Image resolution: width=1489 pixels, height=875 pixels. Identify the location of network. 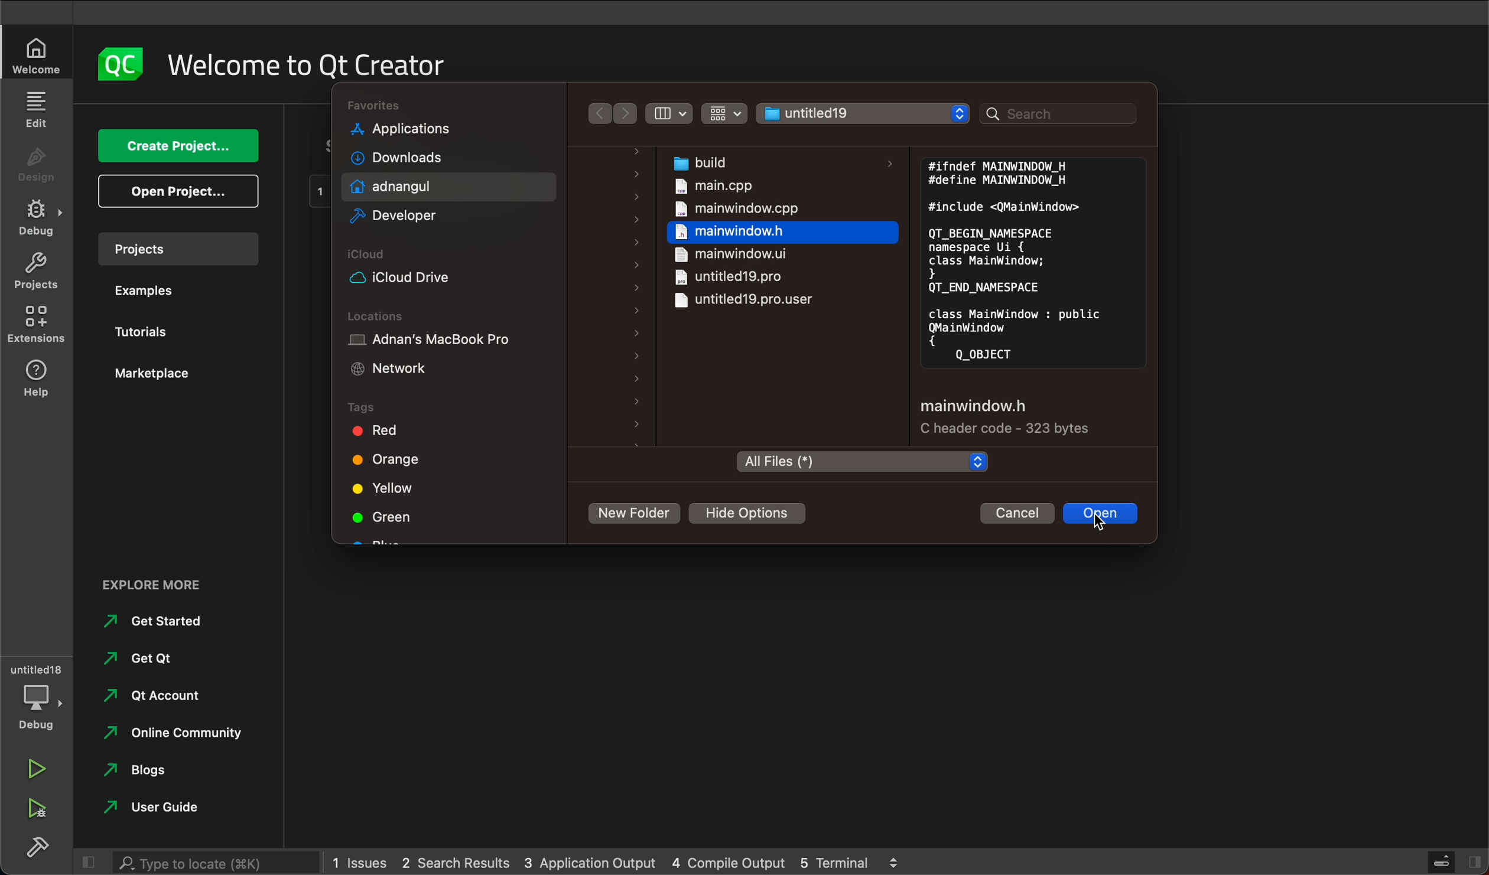
(399, 370).